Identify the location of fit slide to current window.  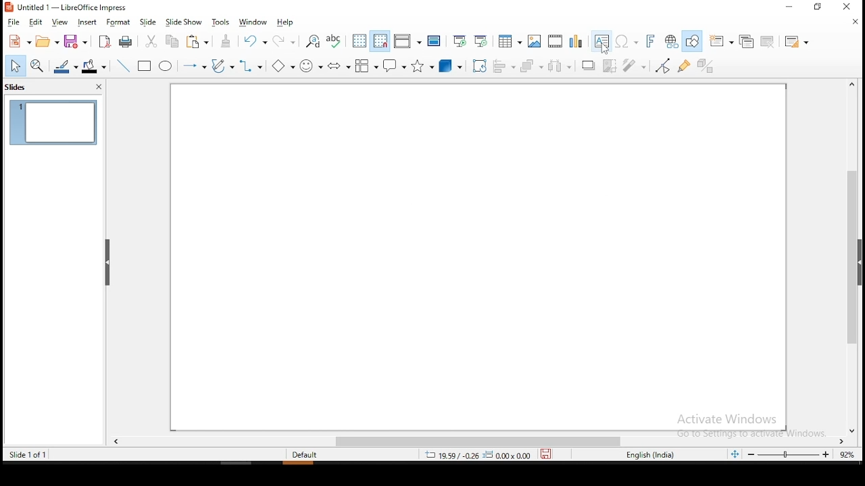
(735, 454).